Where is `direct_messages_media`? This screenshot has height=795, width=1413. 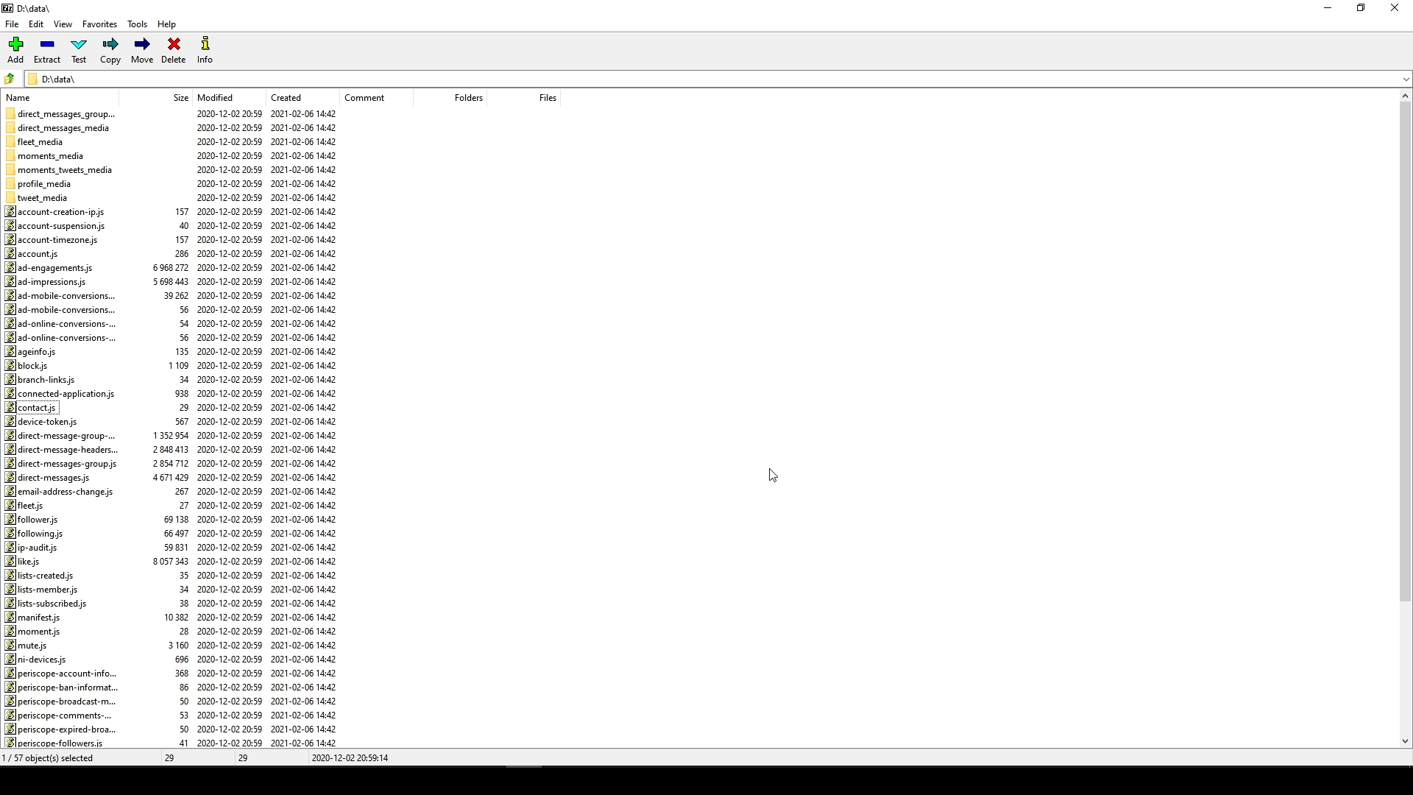
direct_messages_media is located at coordinates (63, 127).